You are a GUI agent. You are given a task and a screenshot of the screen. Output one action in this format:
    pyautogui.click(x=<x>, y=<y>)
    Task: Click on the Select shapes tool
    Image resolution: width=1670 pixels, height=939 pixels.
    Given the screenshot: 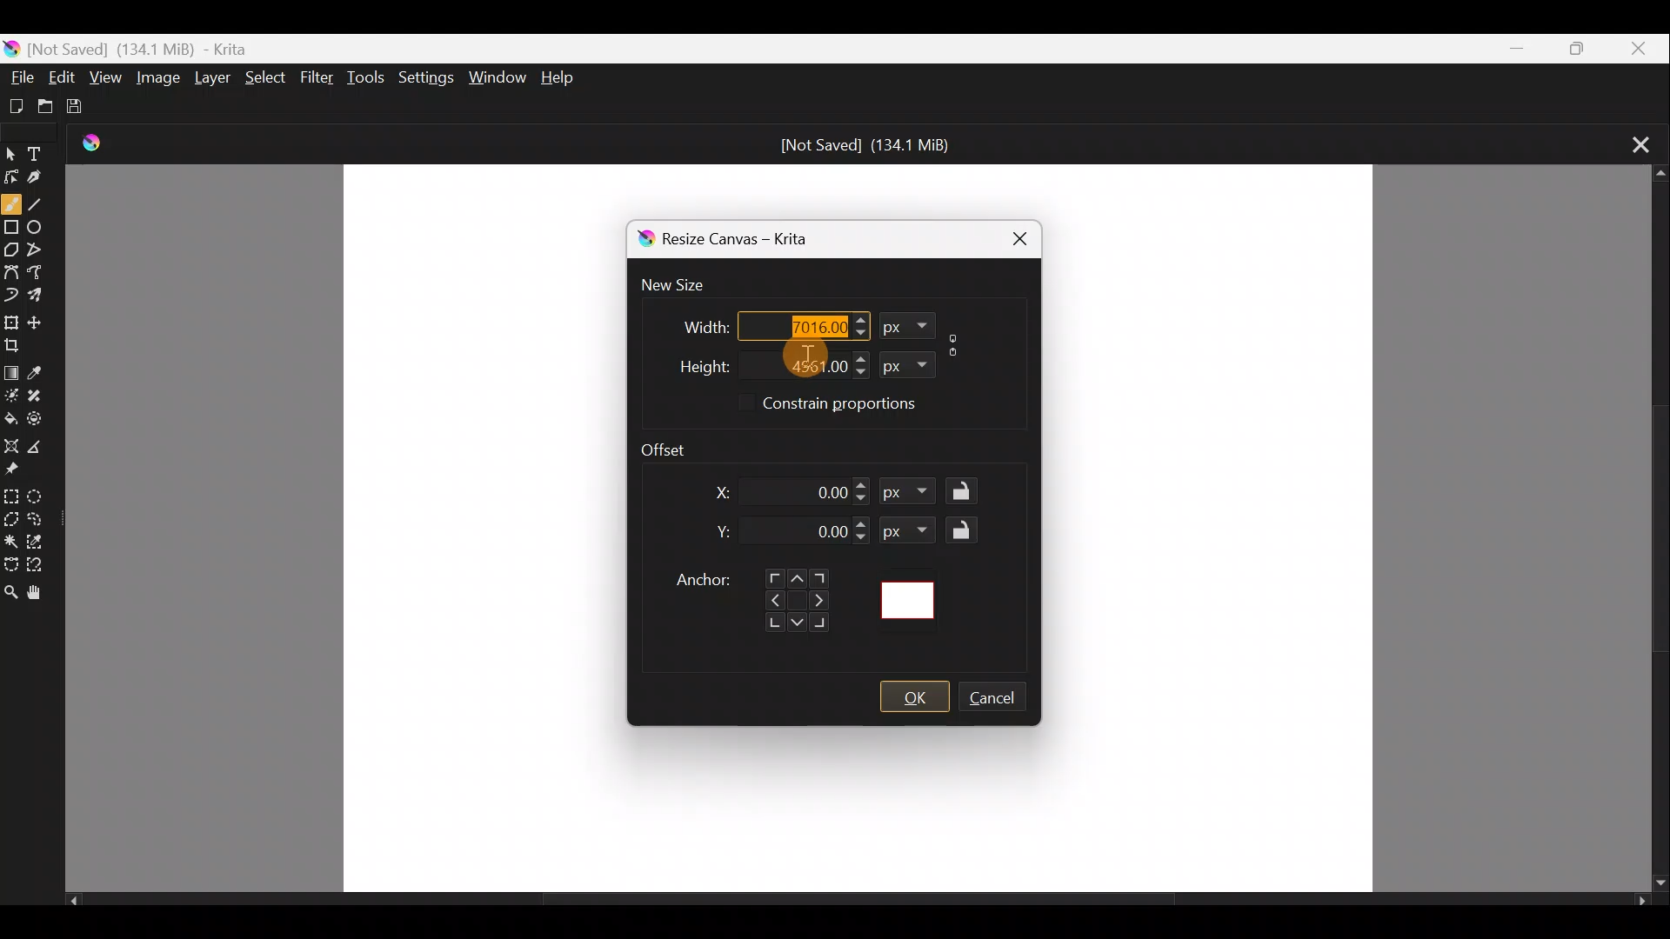 What is the action you would take?
    pyautogui.click(x=12, y=150)
    